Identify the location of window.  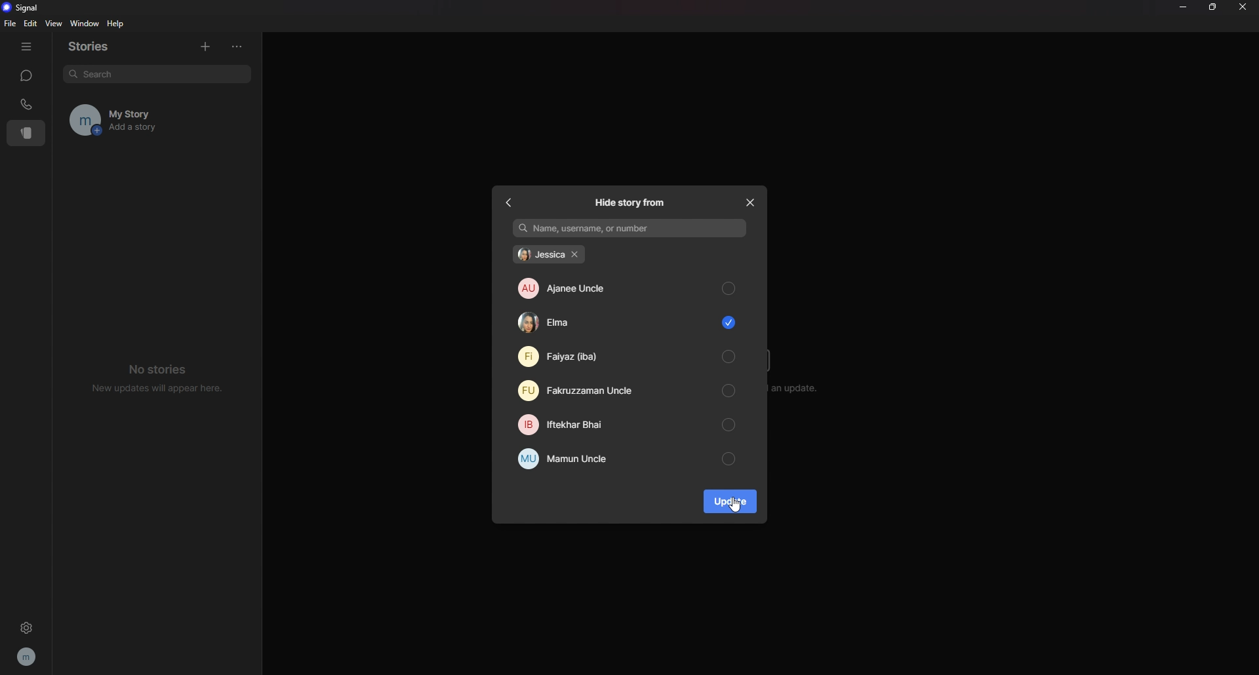
(87, 24).